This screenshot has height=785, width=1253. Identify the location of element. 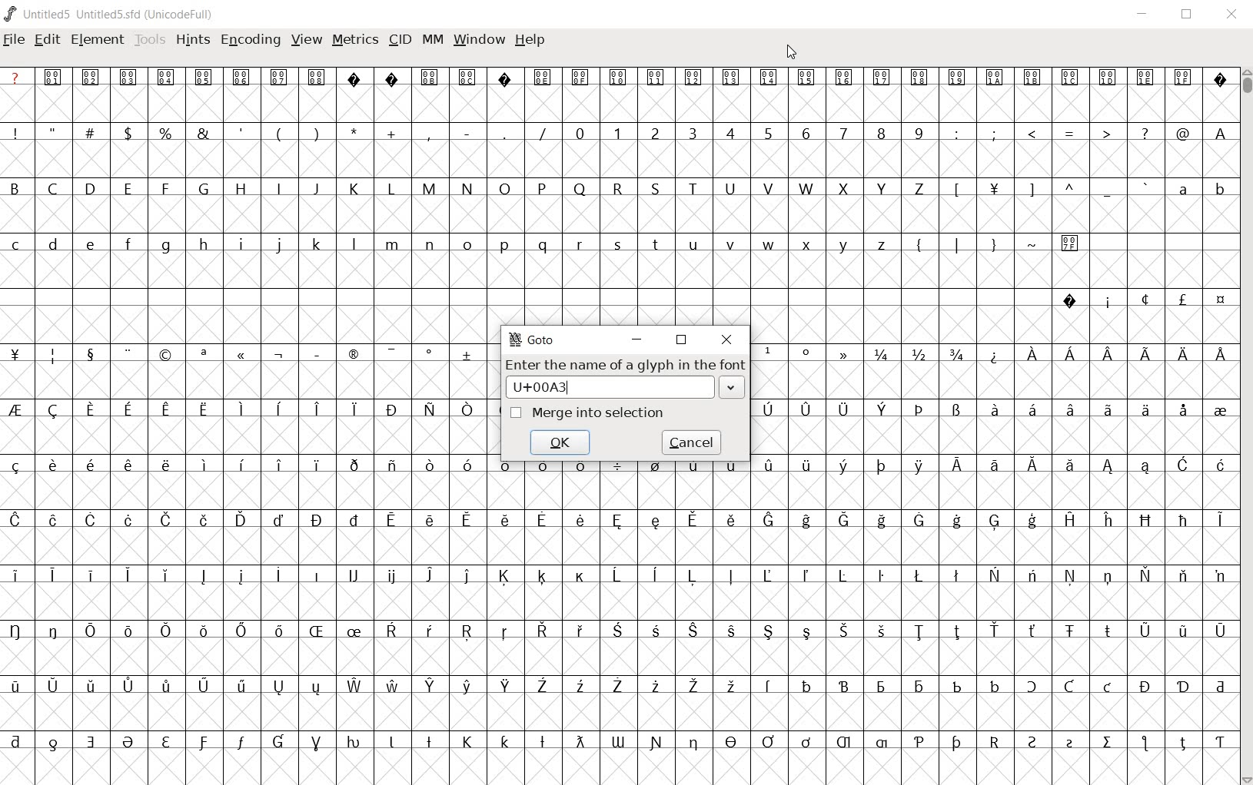
(98, 40).